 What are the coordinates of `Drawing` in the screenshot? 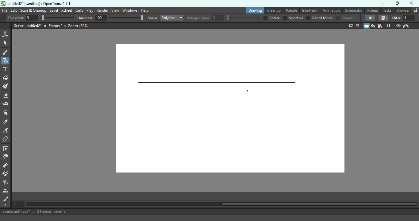 It's located at (254, 10).